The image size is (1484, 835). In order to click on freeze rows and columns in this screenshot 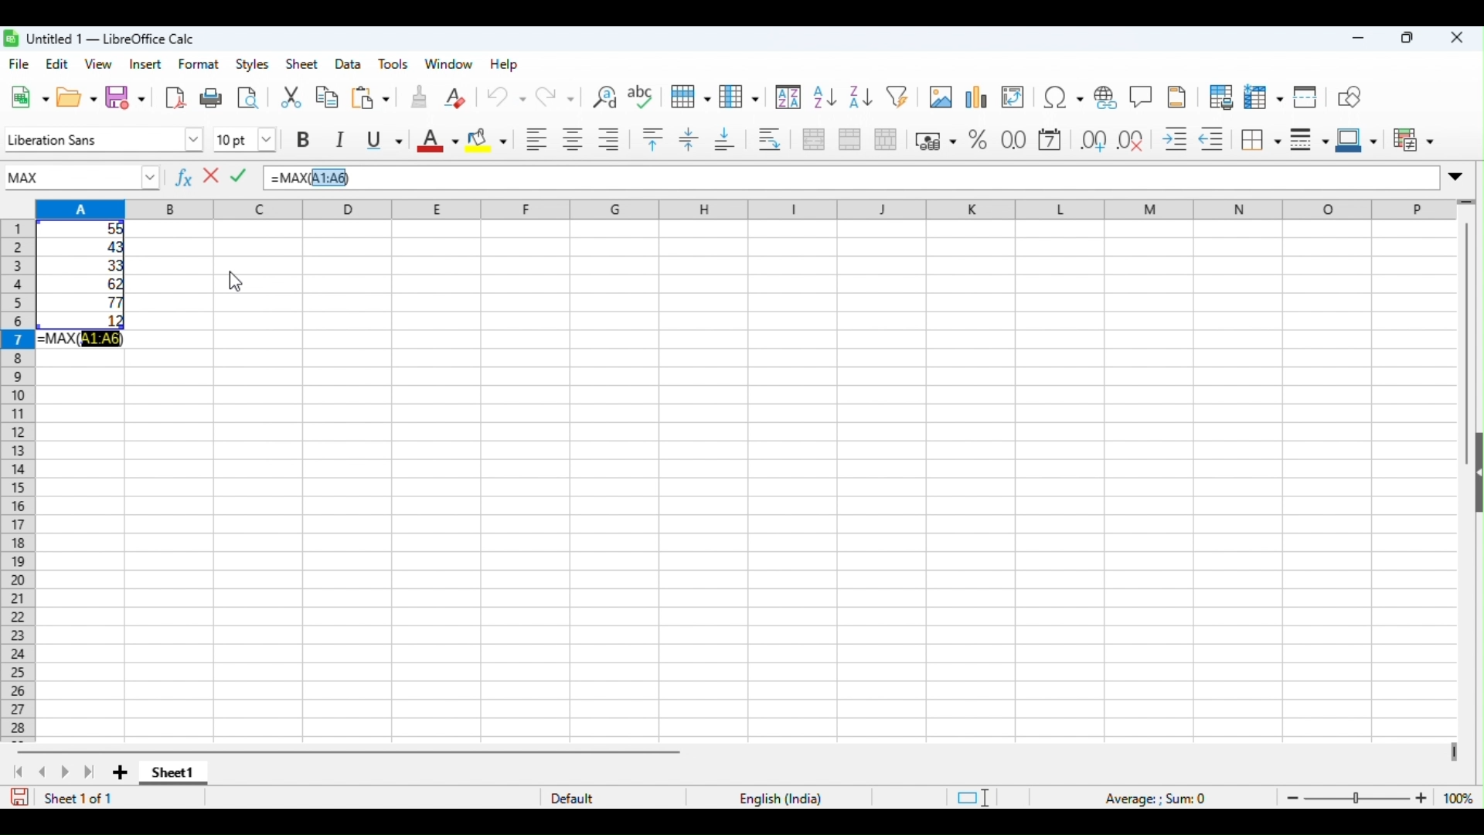, I will do `click(1264, 96)`.